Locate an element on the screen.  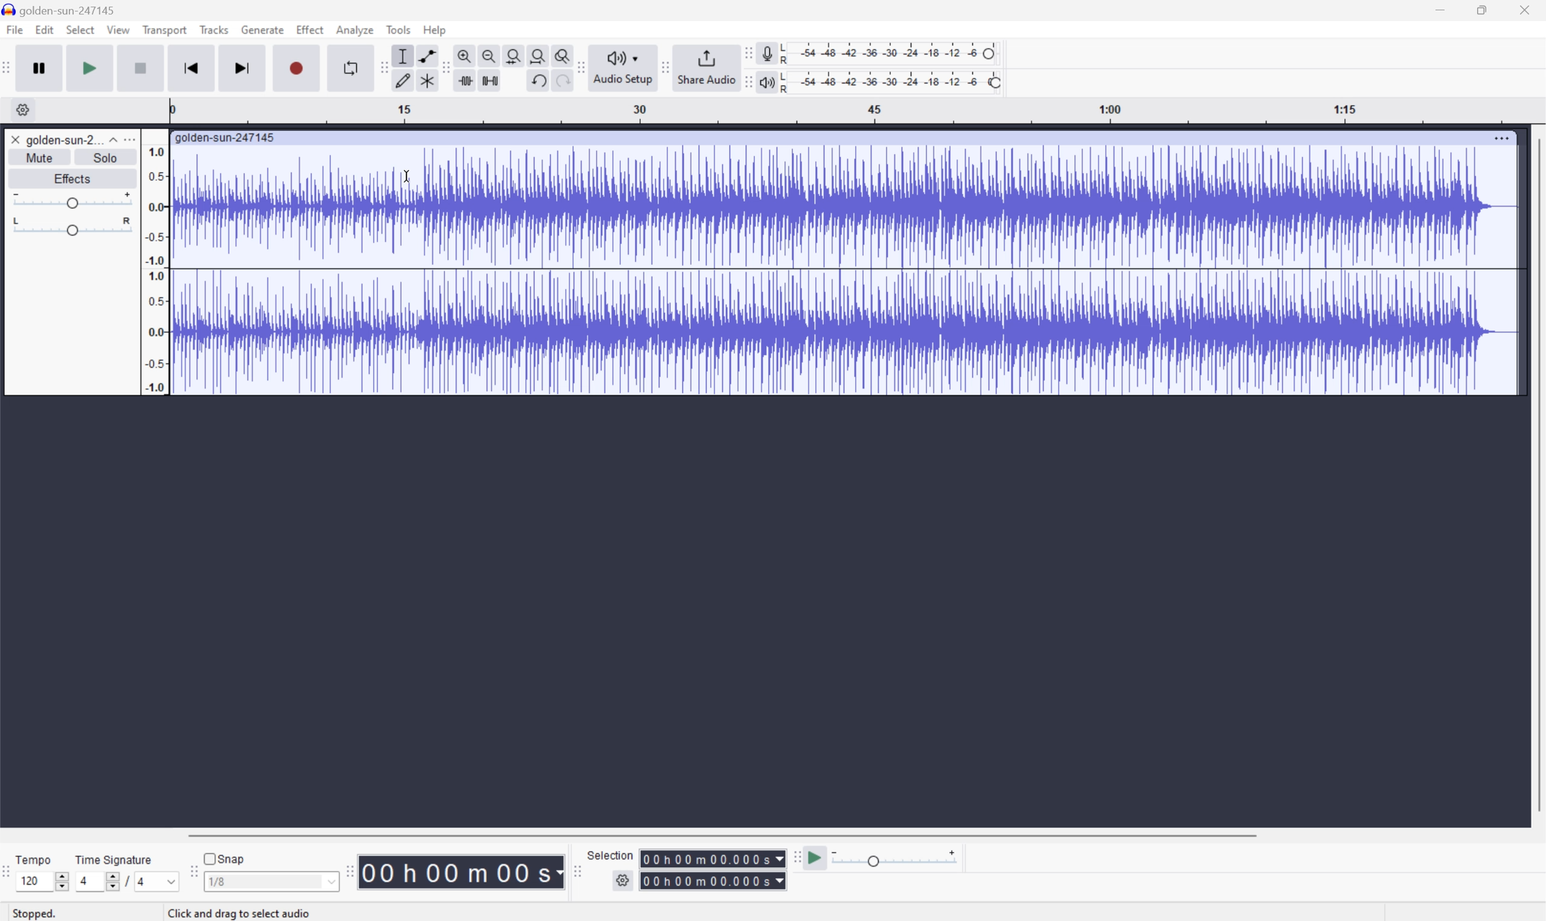
View is located at coordinates (119, 32).